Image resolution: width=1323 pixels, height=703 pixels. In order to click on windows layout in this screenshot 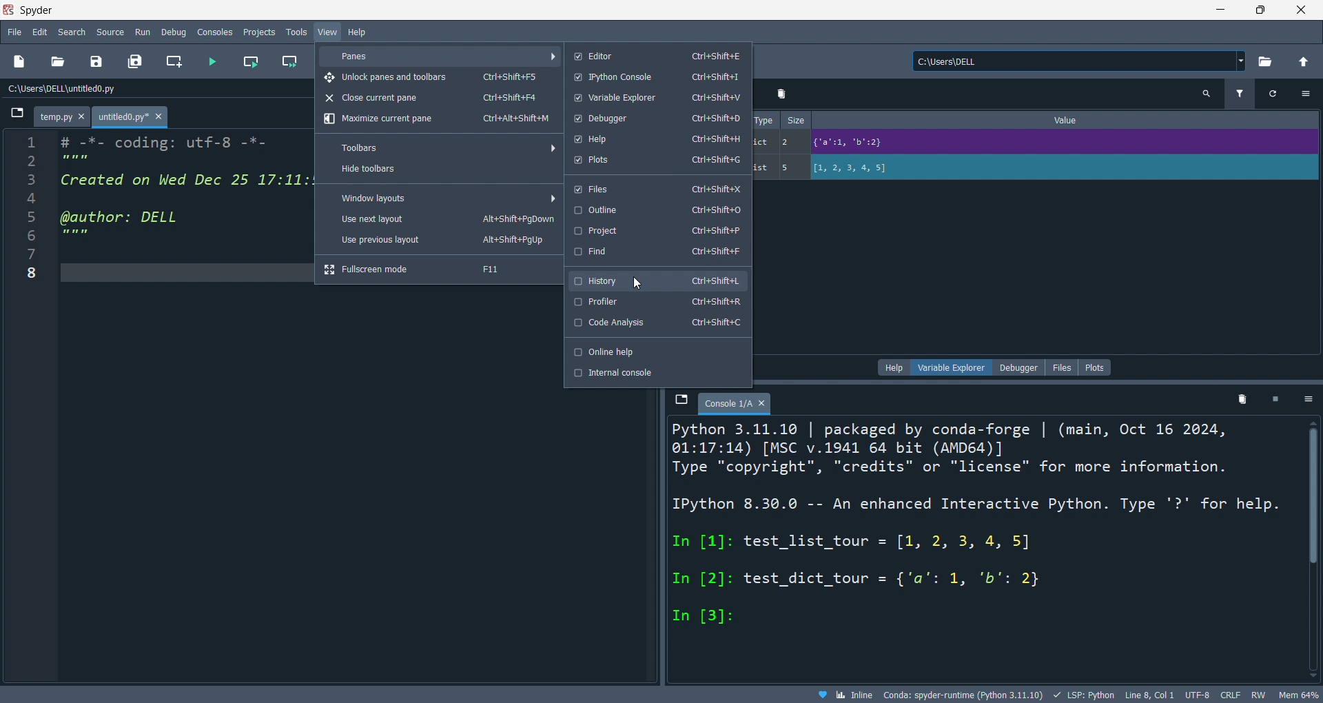, I will do `click(444, 197)`.